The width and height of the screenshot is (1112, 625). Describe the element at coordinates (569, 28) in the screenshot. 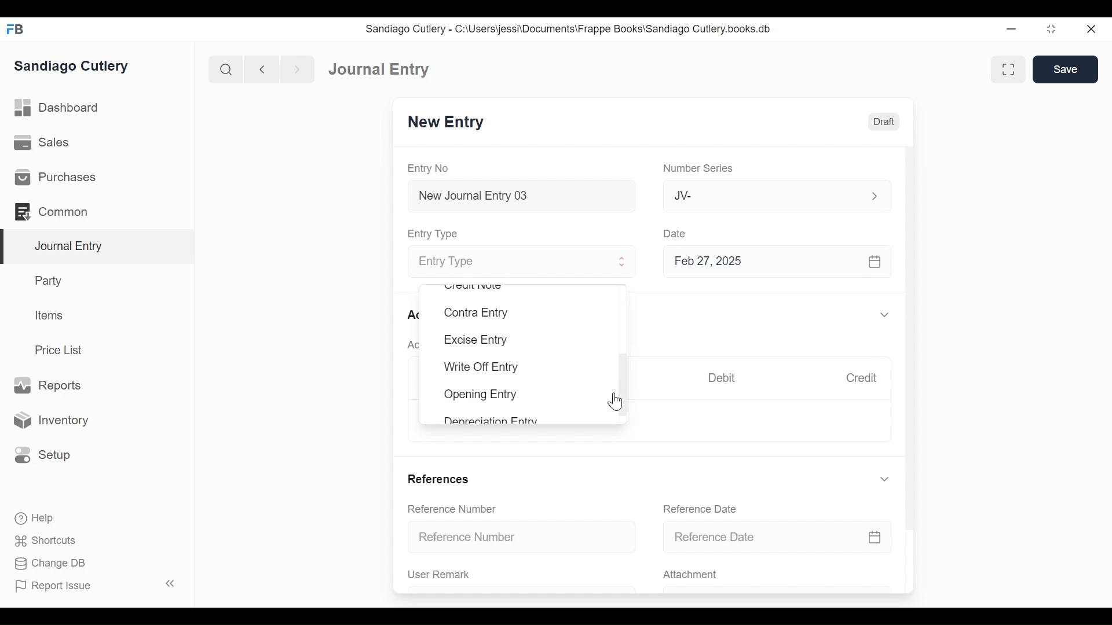

I see `Sandiago Cutlery - C:\Users\jessi\Documents\Frappe Books\Sandiago Cutlery.books.db` at that location.